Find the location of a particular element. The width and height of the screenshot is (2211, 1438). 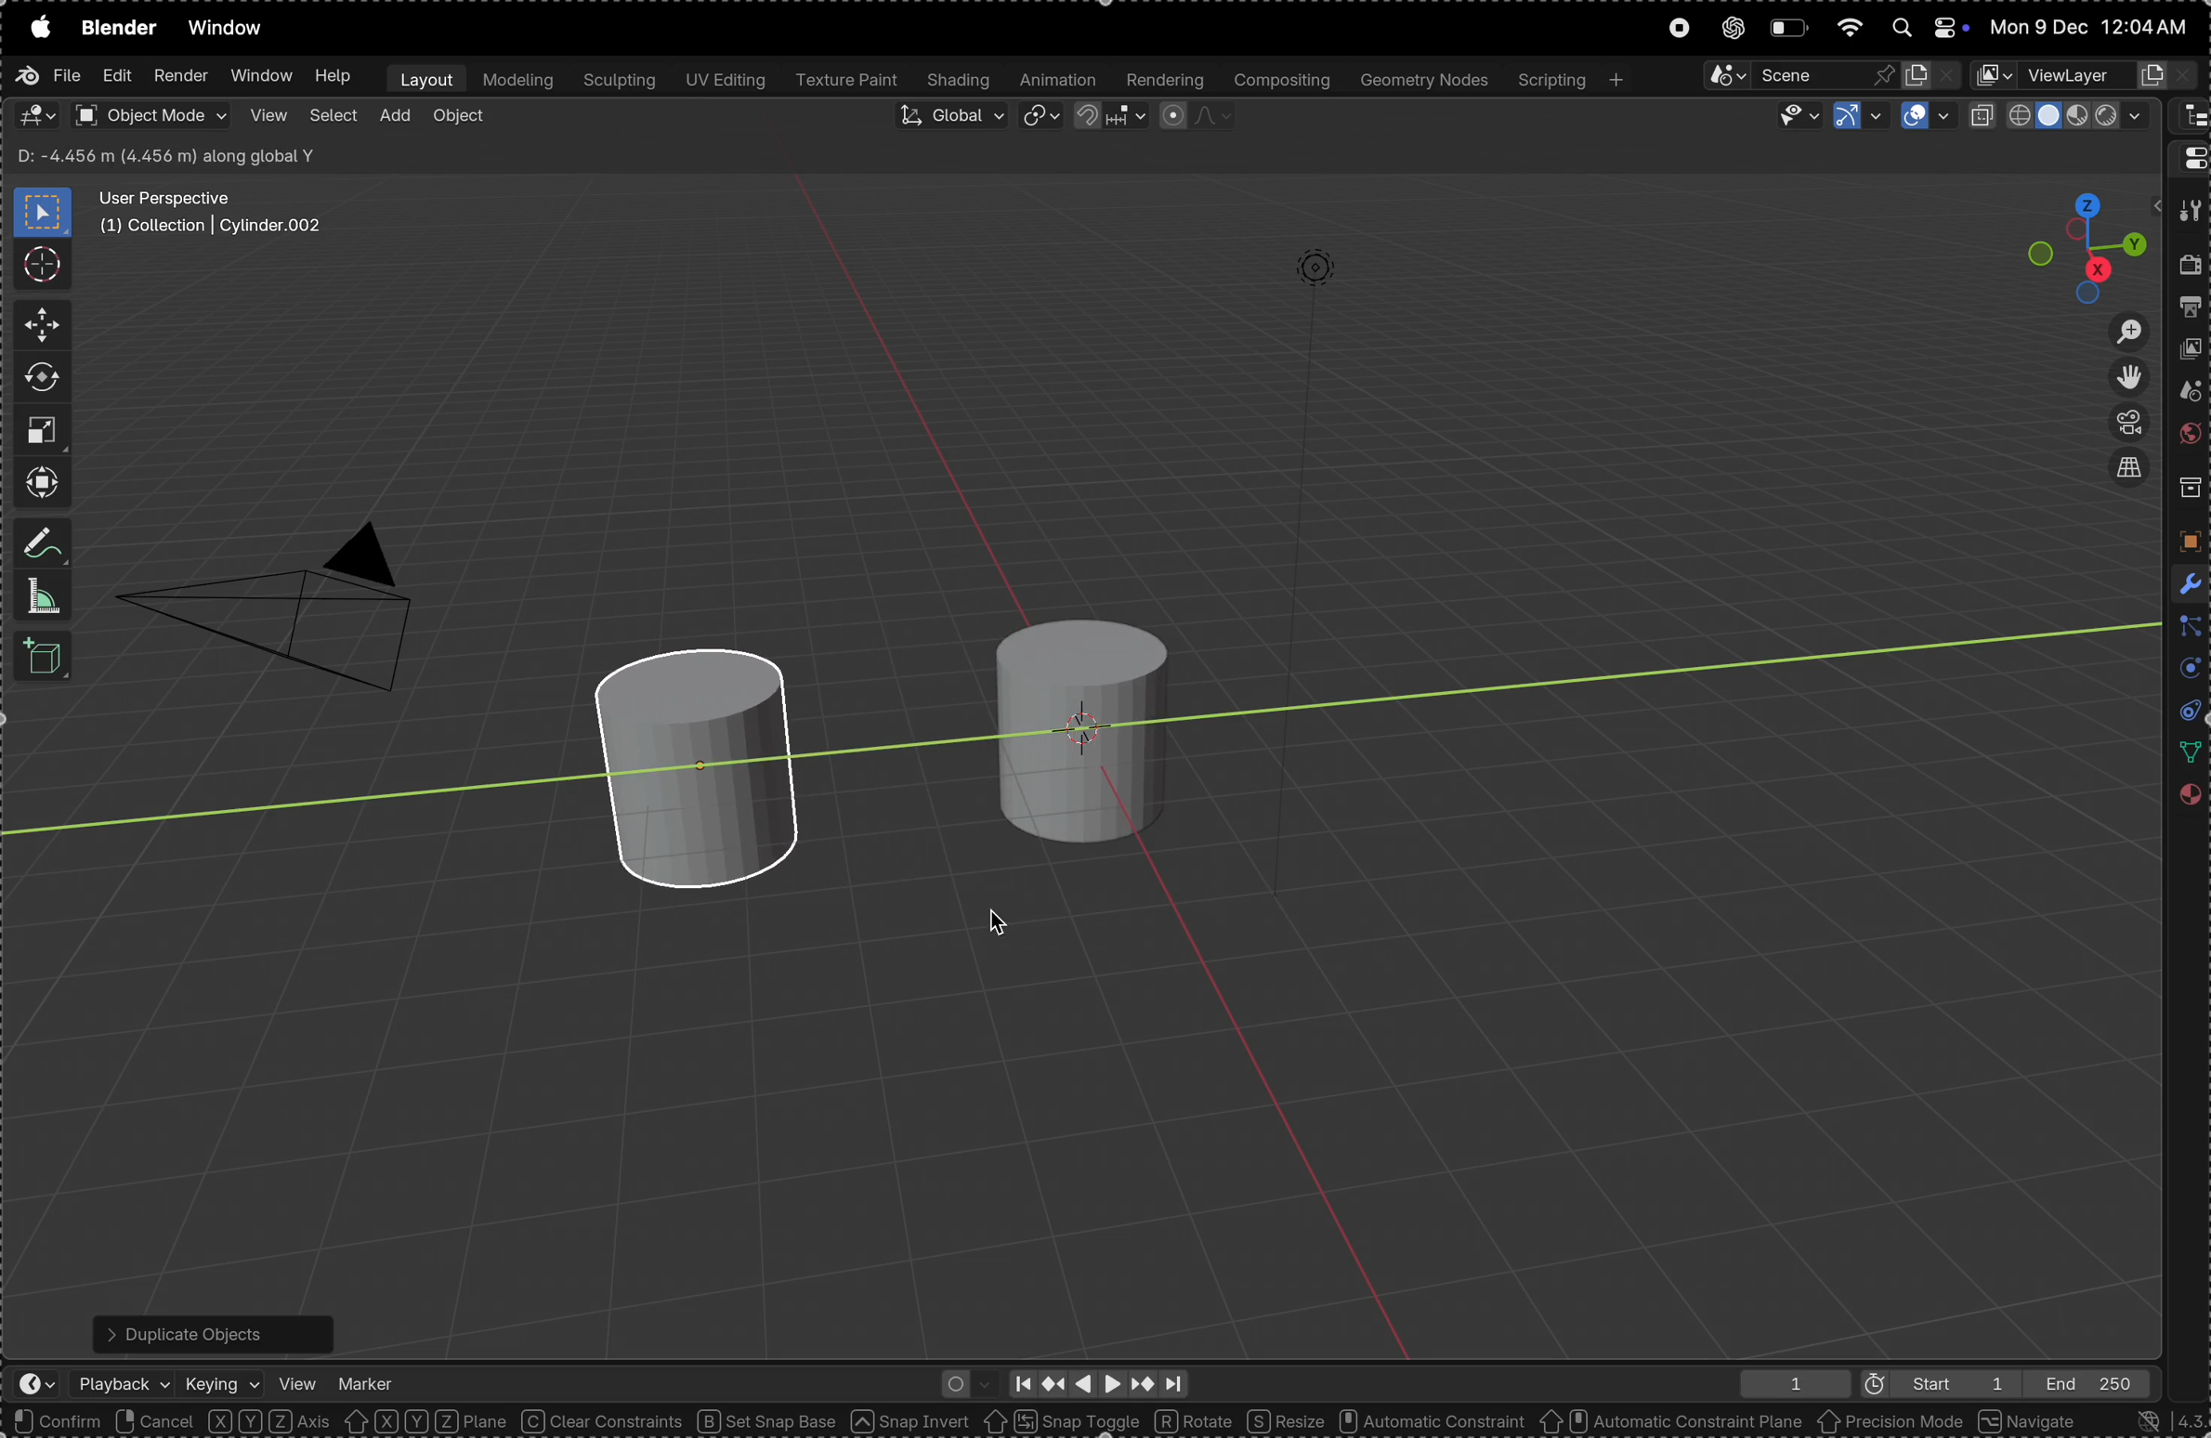

automatic constraint is located at coordinates (1429, 1422).